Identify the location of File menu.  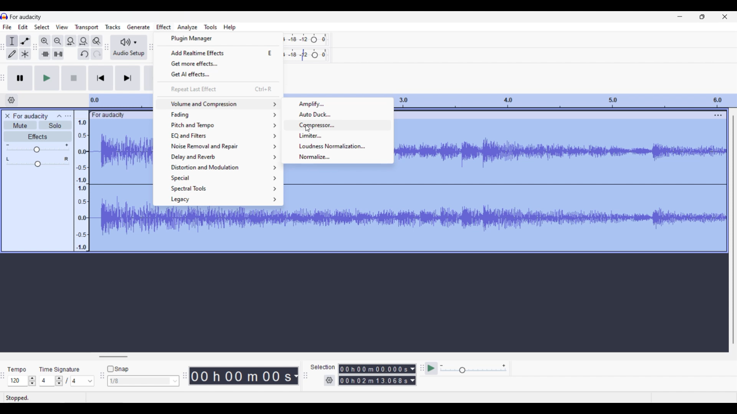
(7, 27).